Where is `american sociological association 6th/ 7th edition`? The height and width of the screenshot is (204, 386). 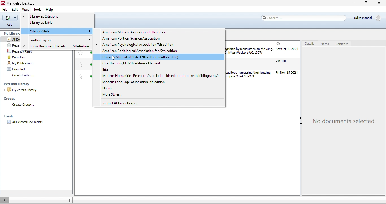 american sociological association 6th/ 7th edition is located at coordinates (145, 51).